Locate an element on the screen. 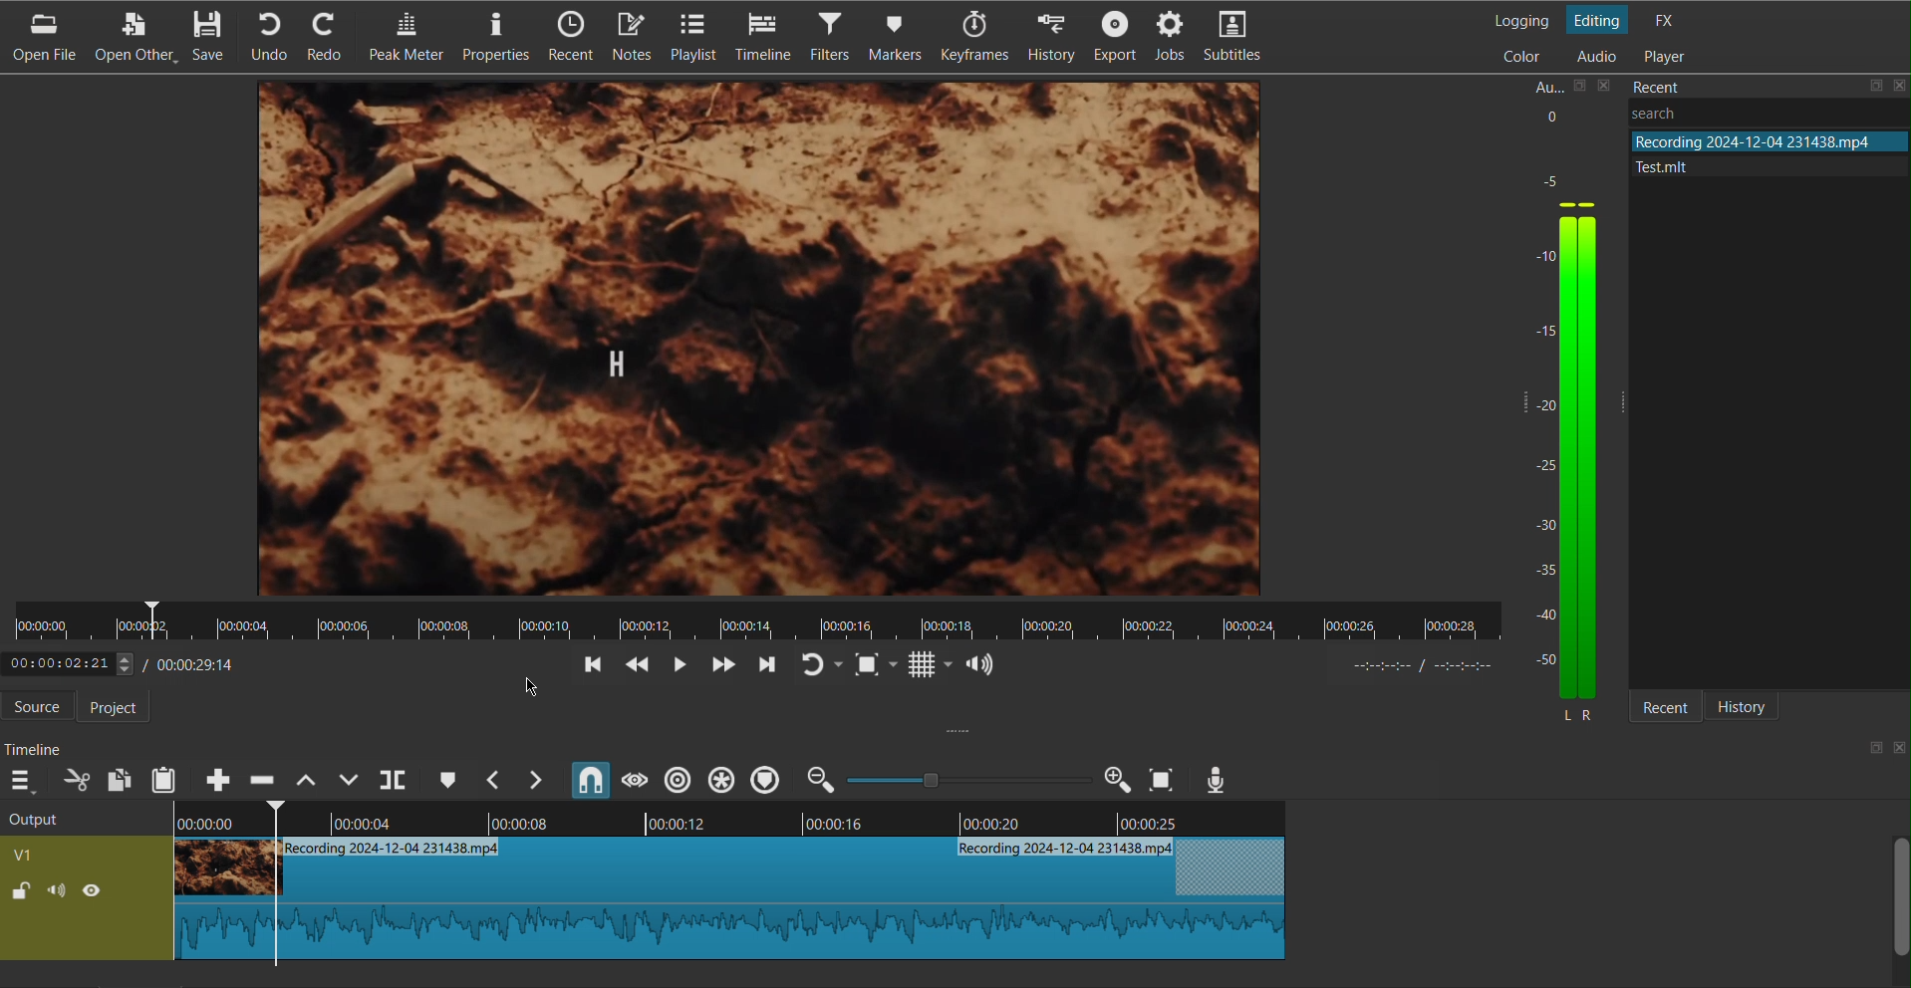 This screenshot has width=1911, height=988. Redo is located at coordinates (333, 35).